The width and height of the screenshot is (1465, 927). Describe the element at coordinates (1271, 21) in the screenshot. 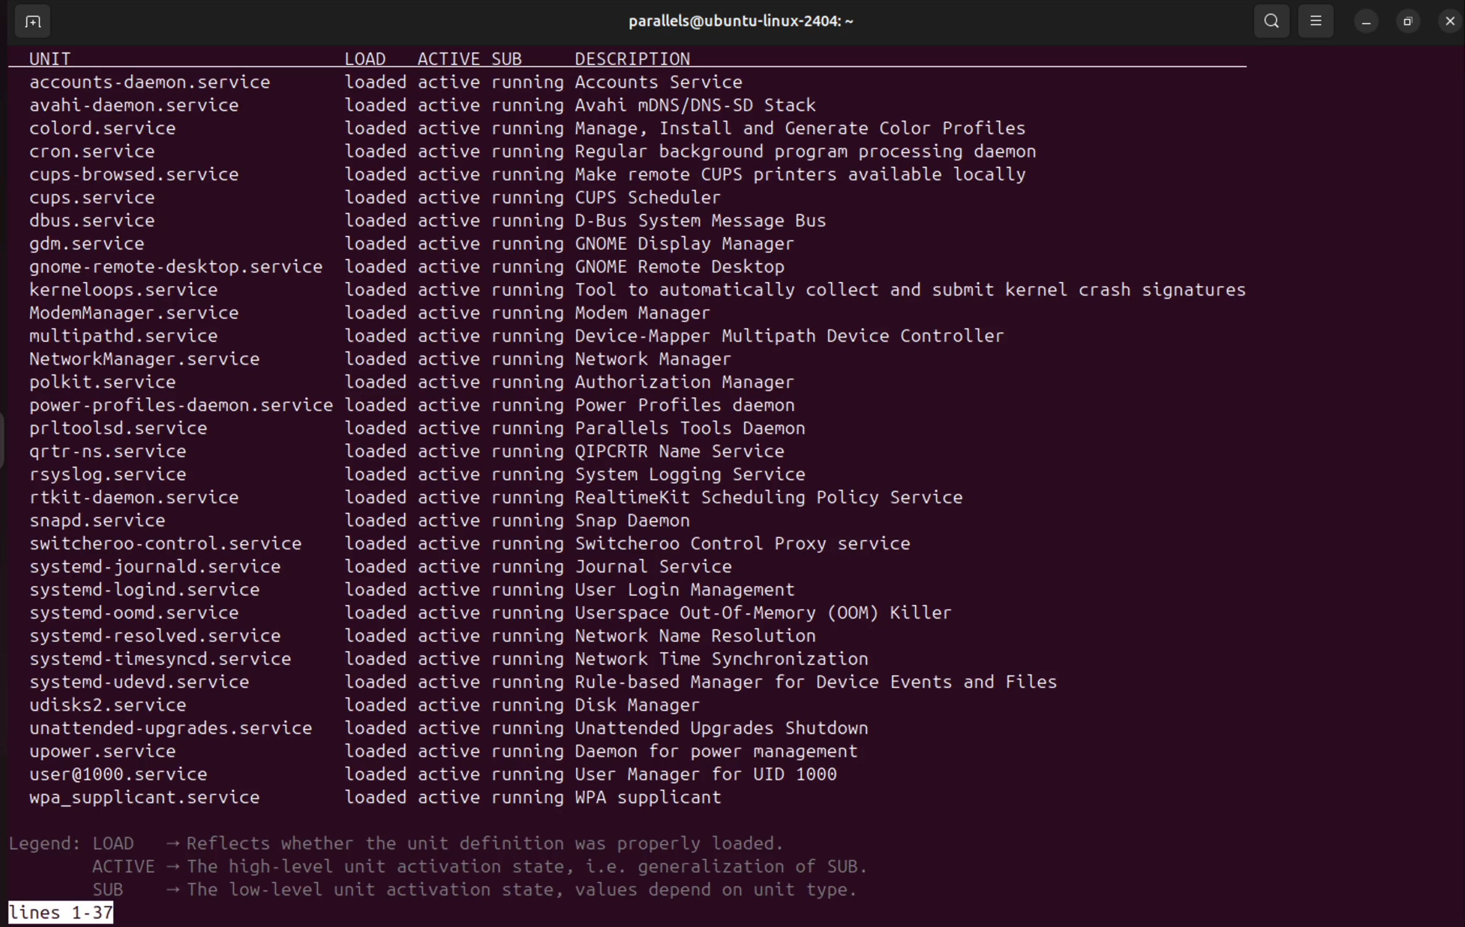

I see `search` at that location.